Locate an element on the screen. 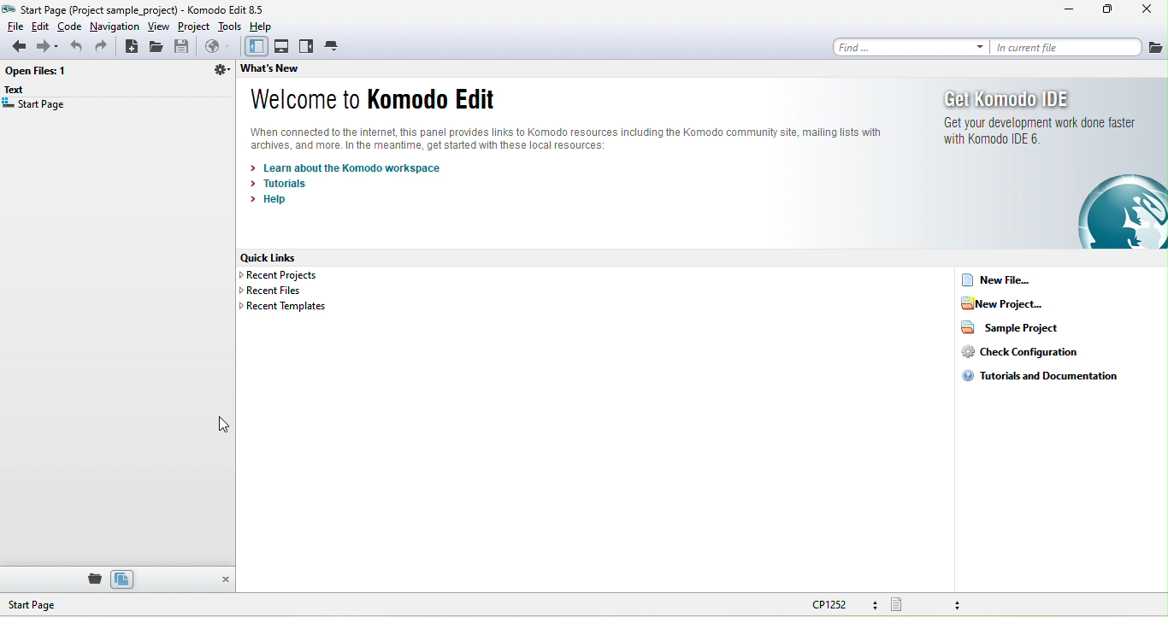  recent projects is located at coordinates (289, 276).